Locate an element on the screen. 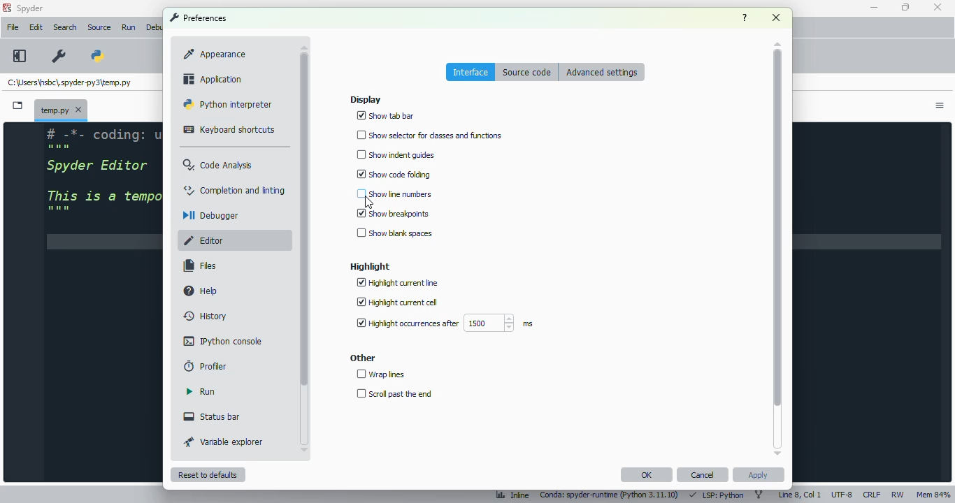 The image size is (955, 503). python interpreter is located at coordinates (228, 104).